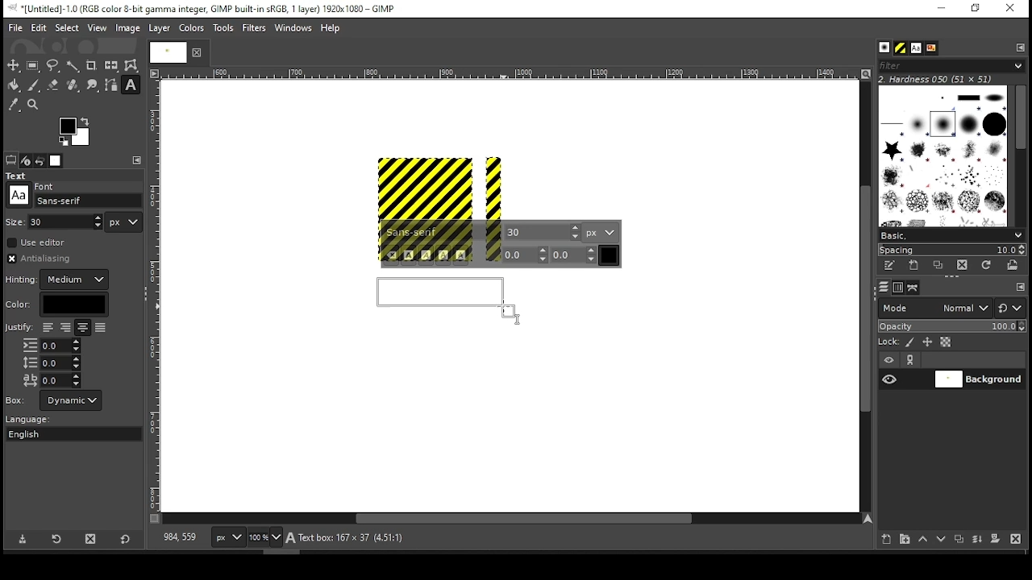 The image size is (1032, 580). Describe the element at coordinates (883, 537) in the screenshot. I see `new layer` at that location.